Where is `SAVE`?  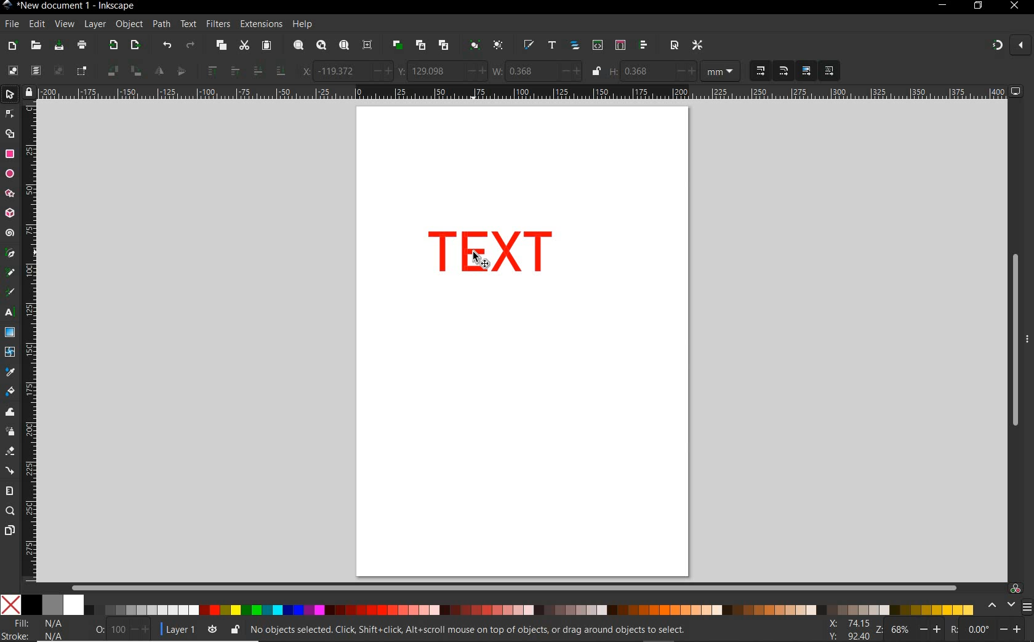 SAVE is located at coordinates (58, 46).